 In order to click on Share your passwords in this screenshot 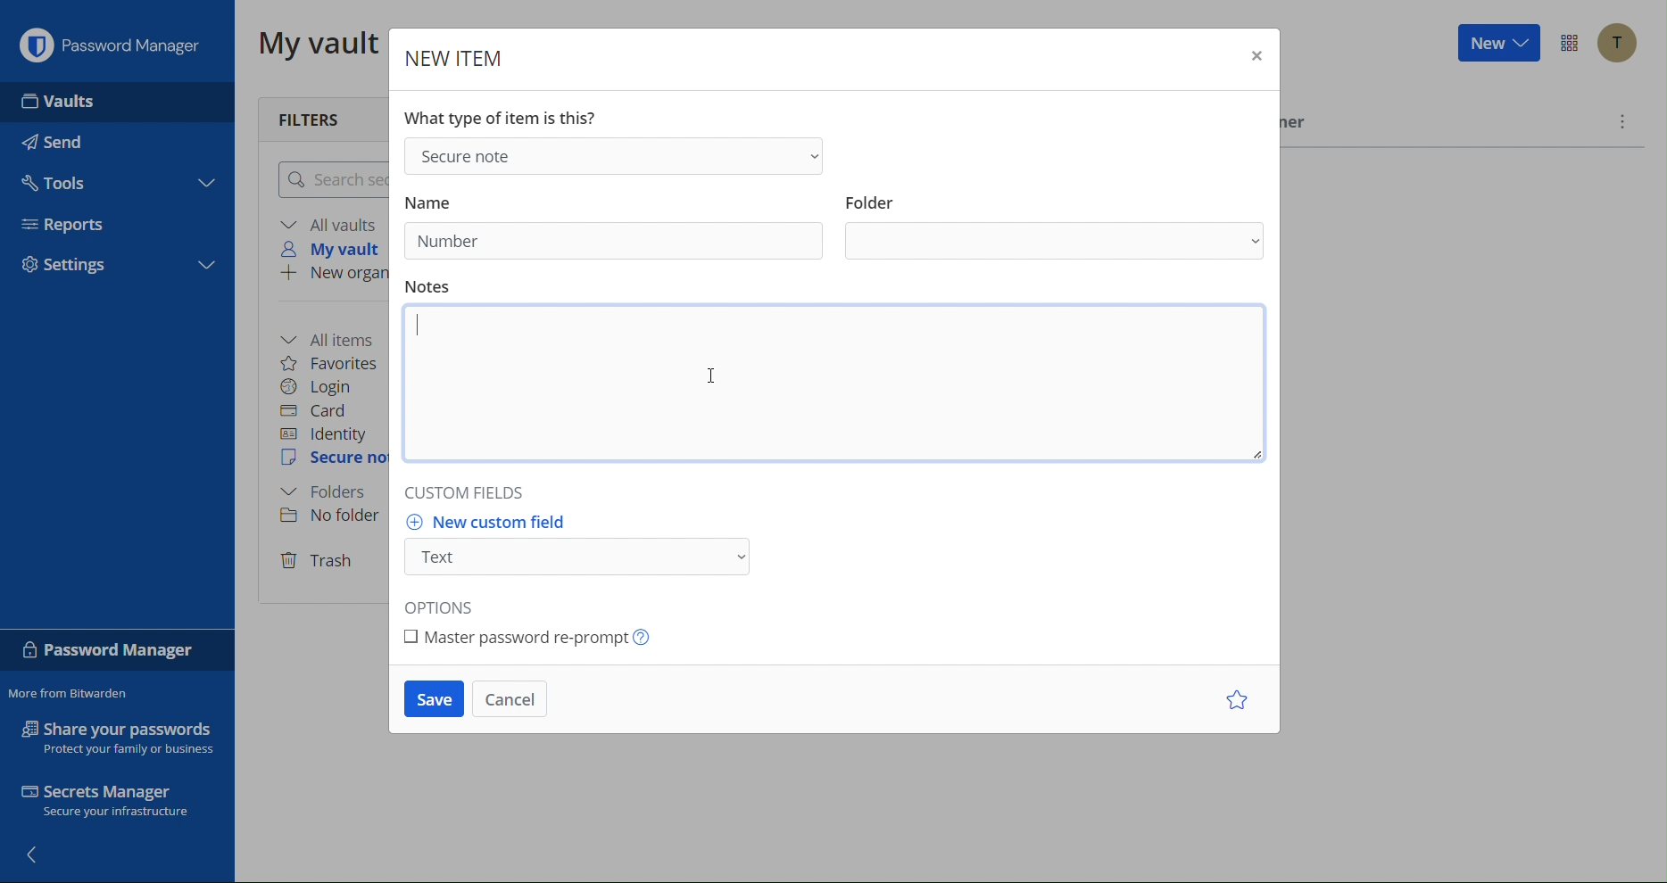, I will do `click(117, 737)`.